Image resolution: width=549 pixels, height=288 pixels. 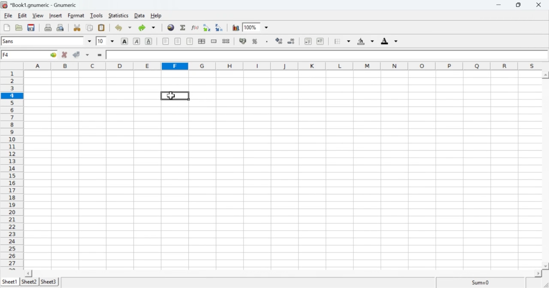 I want to click on Minimise, so click(x=498, y=5).